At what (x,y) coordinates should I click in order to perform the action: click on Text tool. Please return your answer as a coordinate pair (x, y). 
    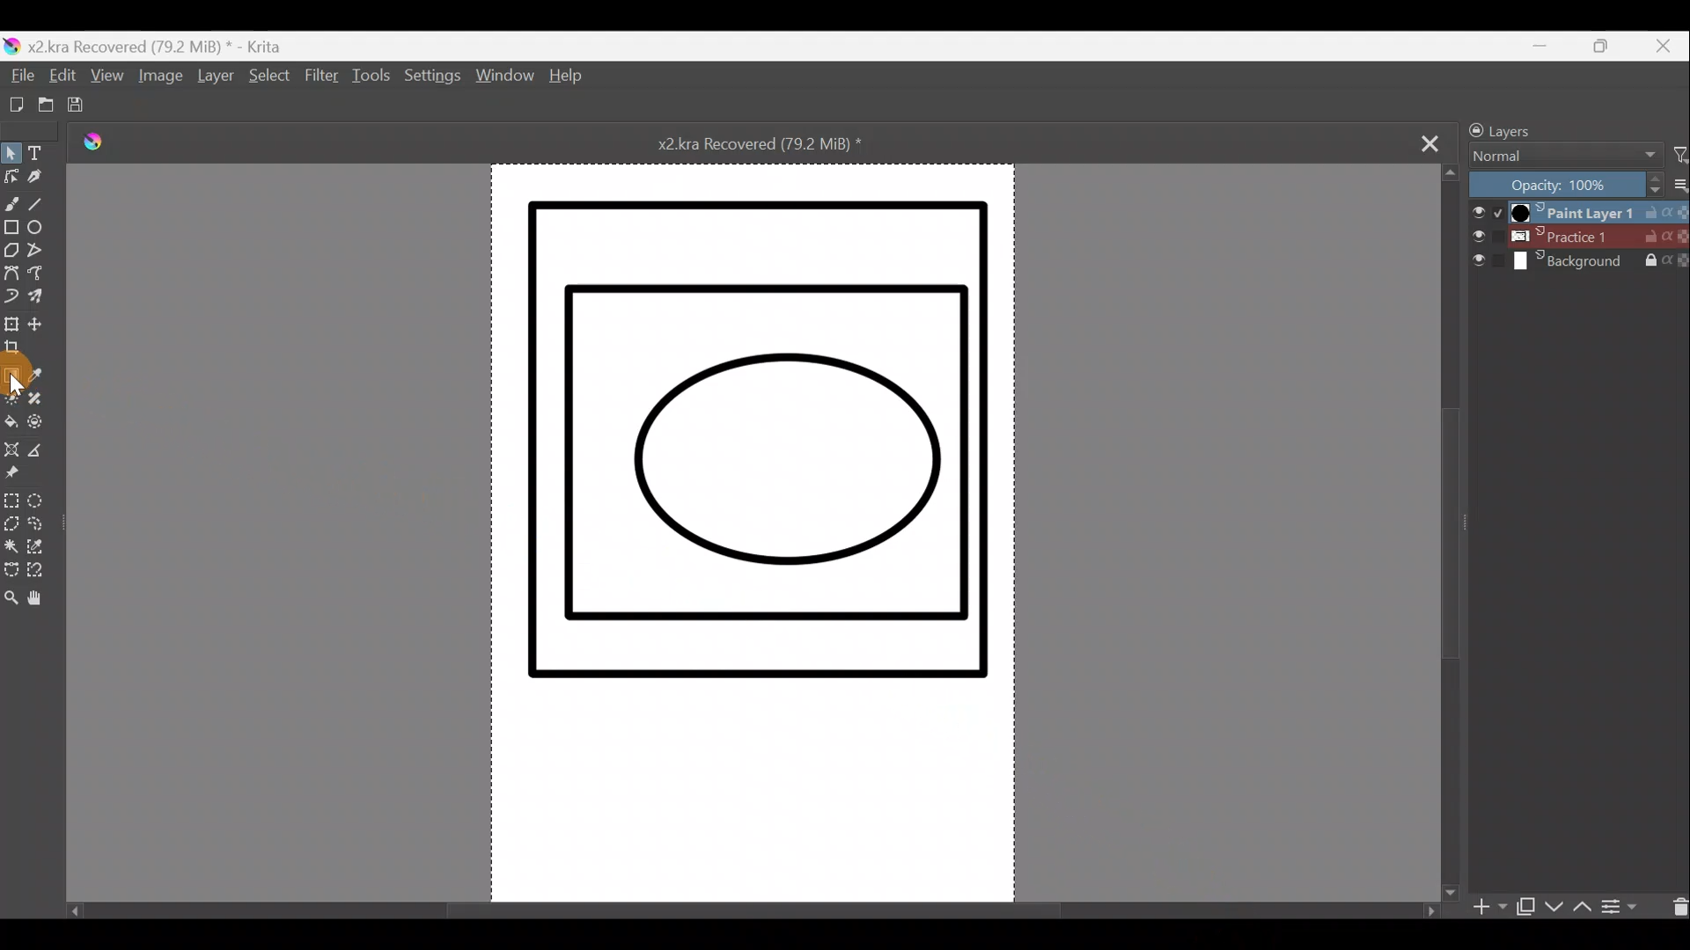
    Looking at the image, I should click on (40, 153).